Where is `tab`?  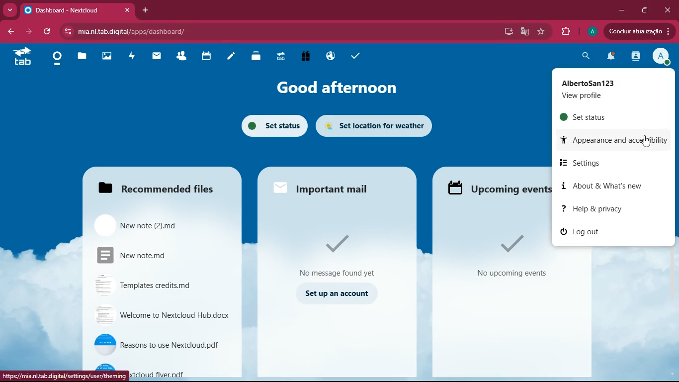 tab is located at coordinates (282, 57).